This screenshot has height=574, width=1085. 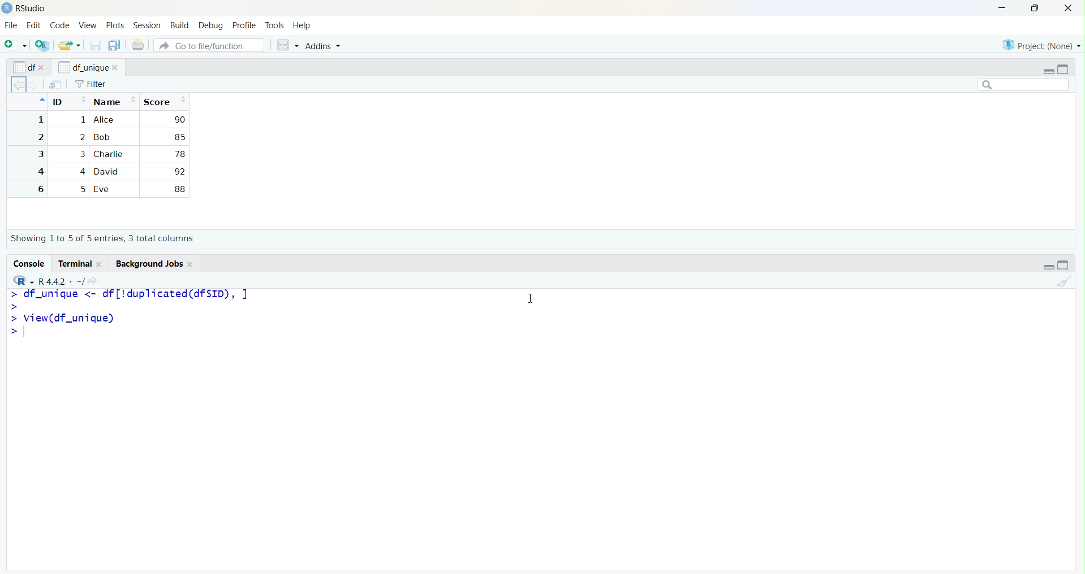 I want to click on Name, so click(x=115, y=101).